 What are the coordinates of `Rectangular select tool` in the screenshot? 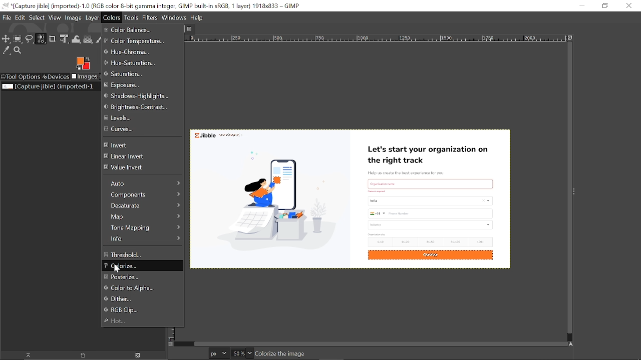 It's located at (18, 40).